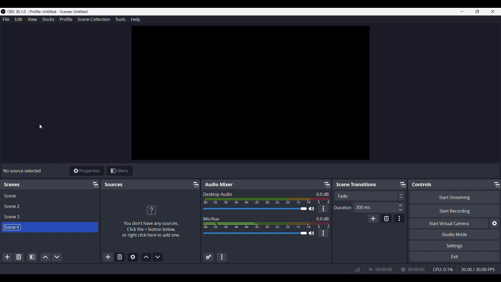  I want to click on Remove selected scene(s), so click(120, 256).